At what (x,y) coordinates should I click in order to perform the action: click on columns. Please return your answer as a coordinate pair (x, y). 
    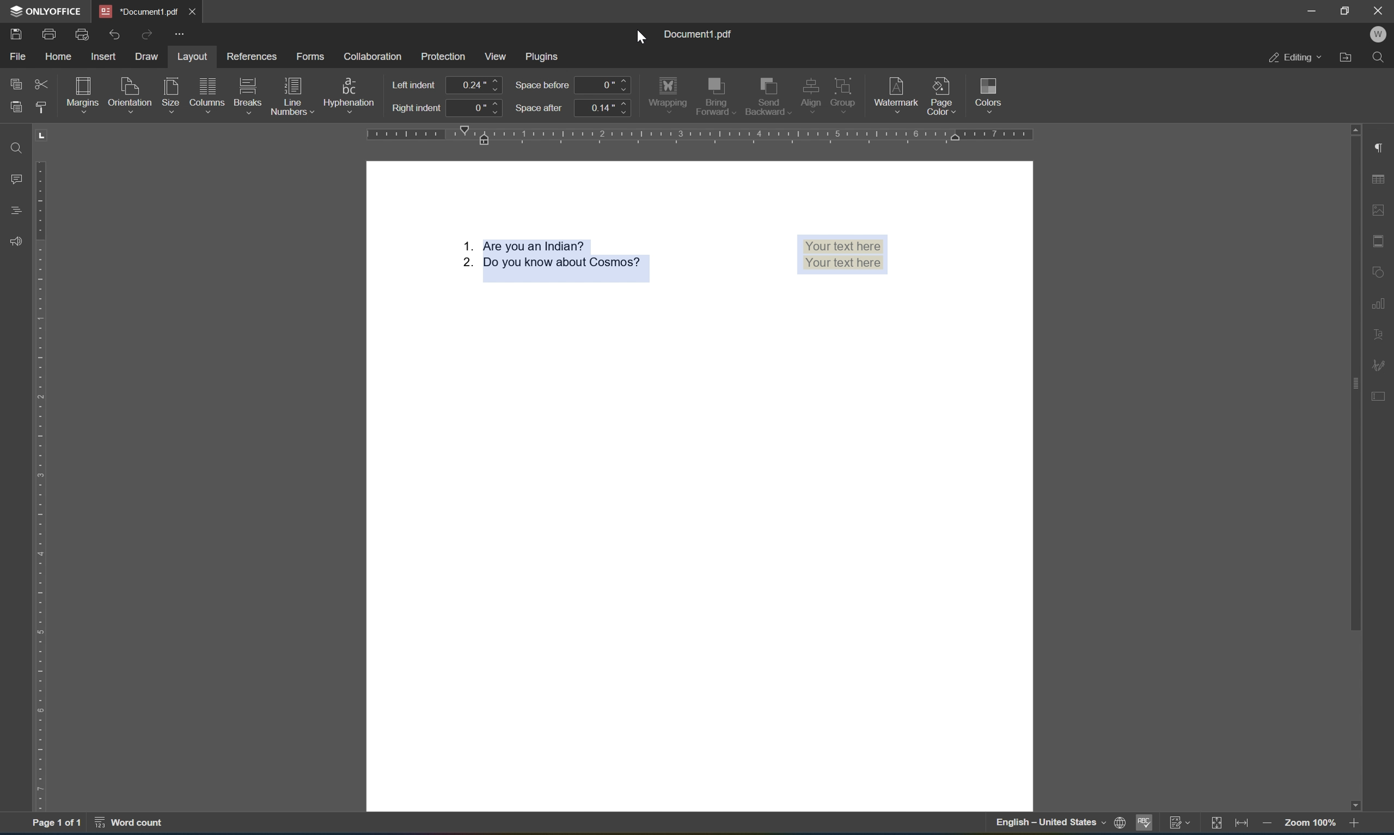
    Looking at the image, I should click on (207, 93).